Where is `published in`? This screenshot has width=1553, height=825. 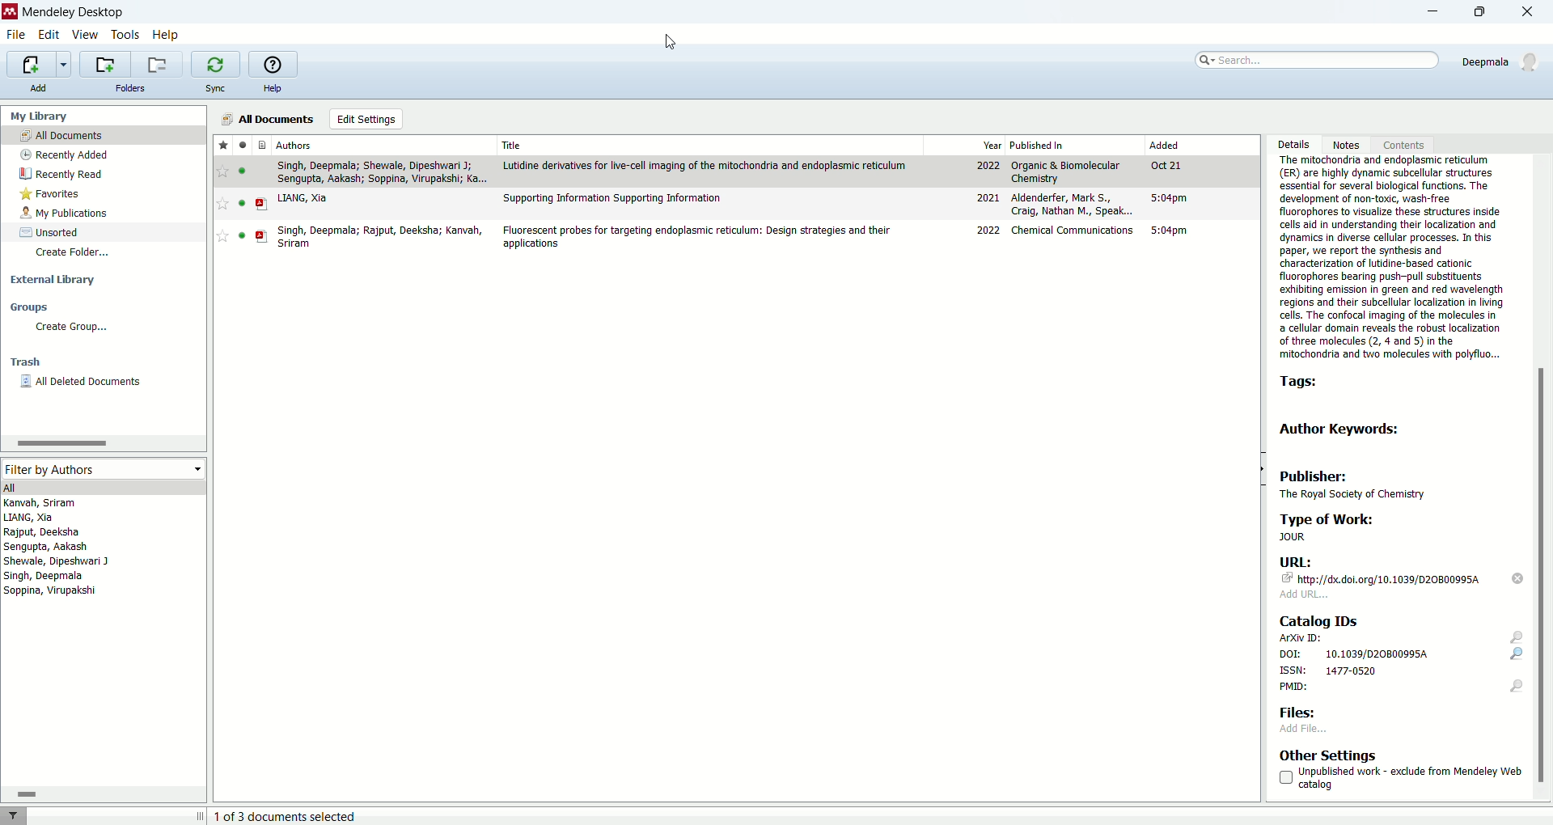
published in is located at coordinates (1038, 145).